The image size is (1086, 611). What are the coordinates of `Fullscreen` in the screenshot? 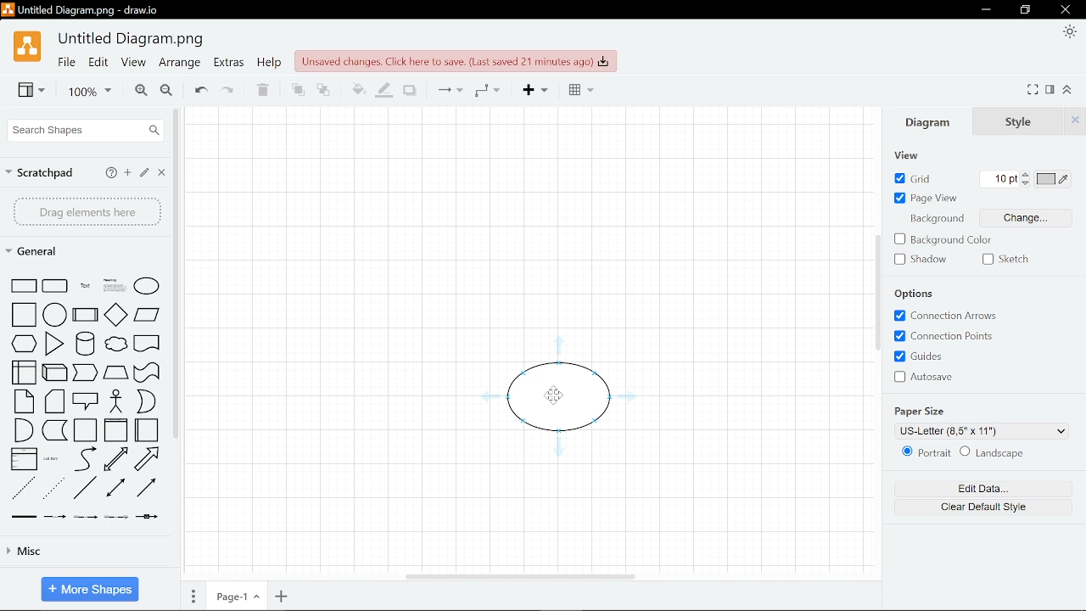 It's located at (1034, 89).